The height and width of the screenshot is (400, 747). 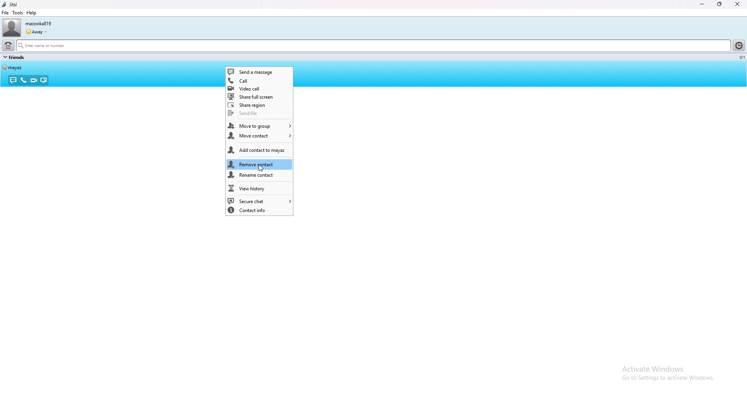 What do you see at coordinates (11, 28) in the screenshot?
I see `user photo` at bounding box center [11, 28].